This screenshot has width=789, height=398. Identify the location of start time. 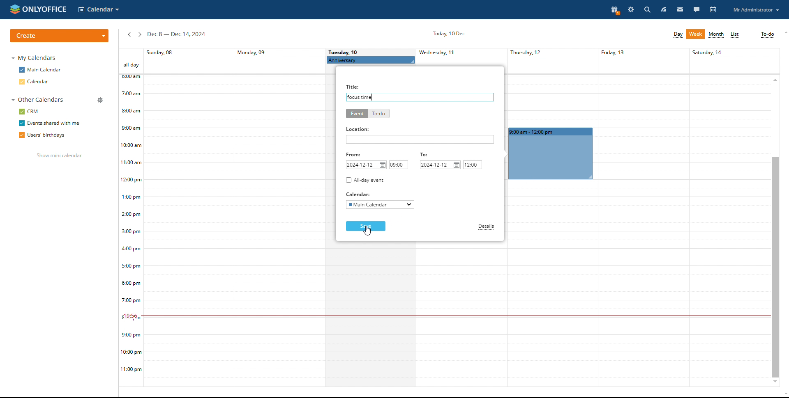
(399, 165).